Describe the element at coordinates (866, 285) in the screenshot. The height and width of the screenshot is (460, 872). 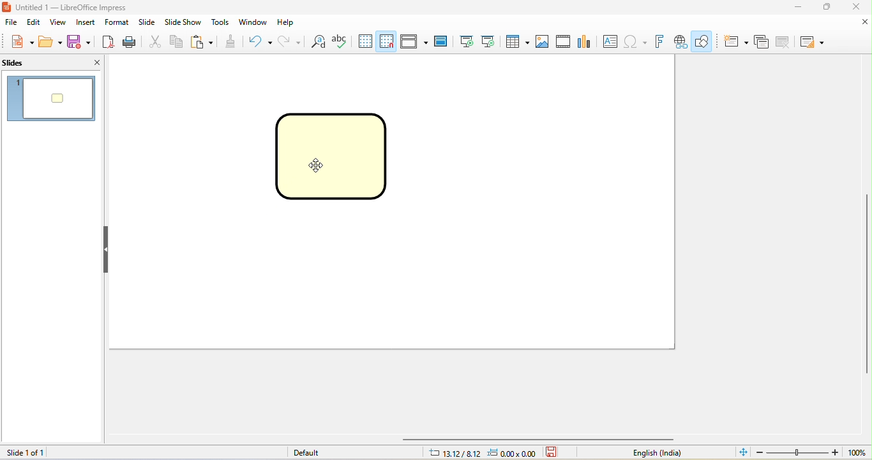
I see `vertical scroll bar` at that location.